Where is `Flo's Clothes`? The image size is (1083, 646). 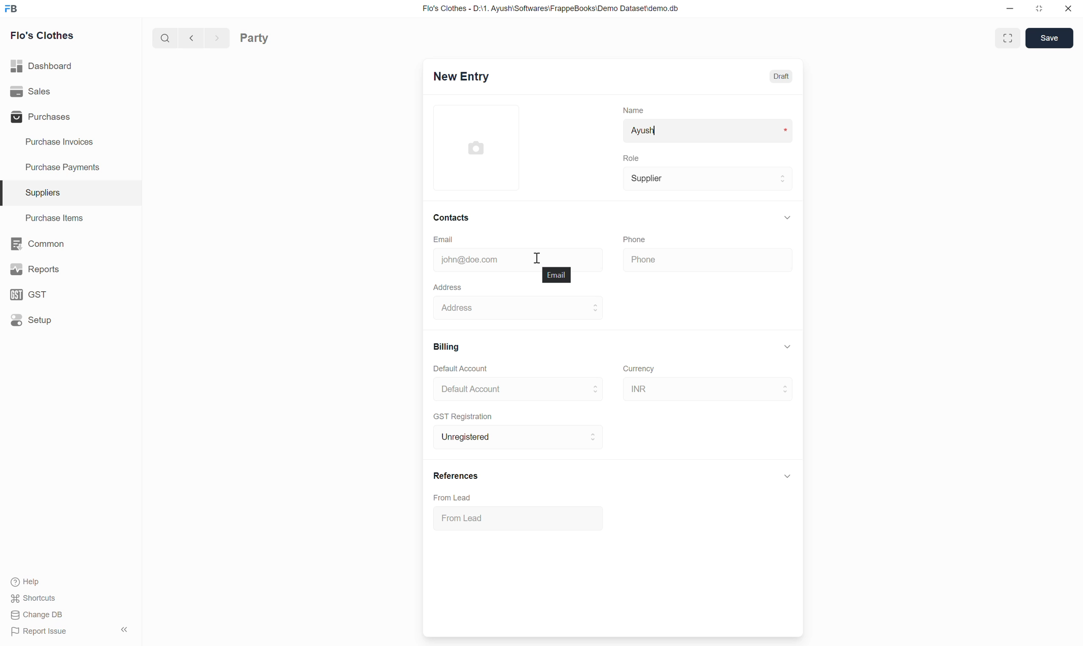
Flo's Clothes is located at coordinates (42, 35).